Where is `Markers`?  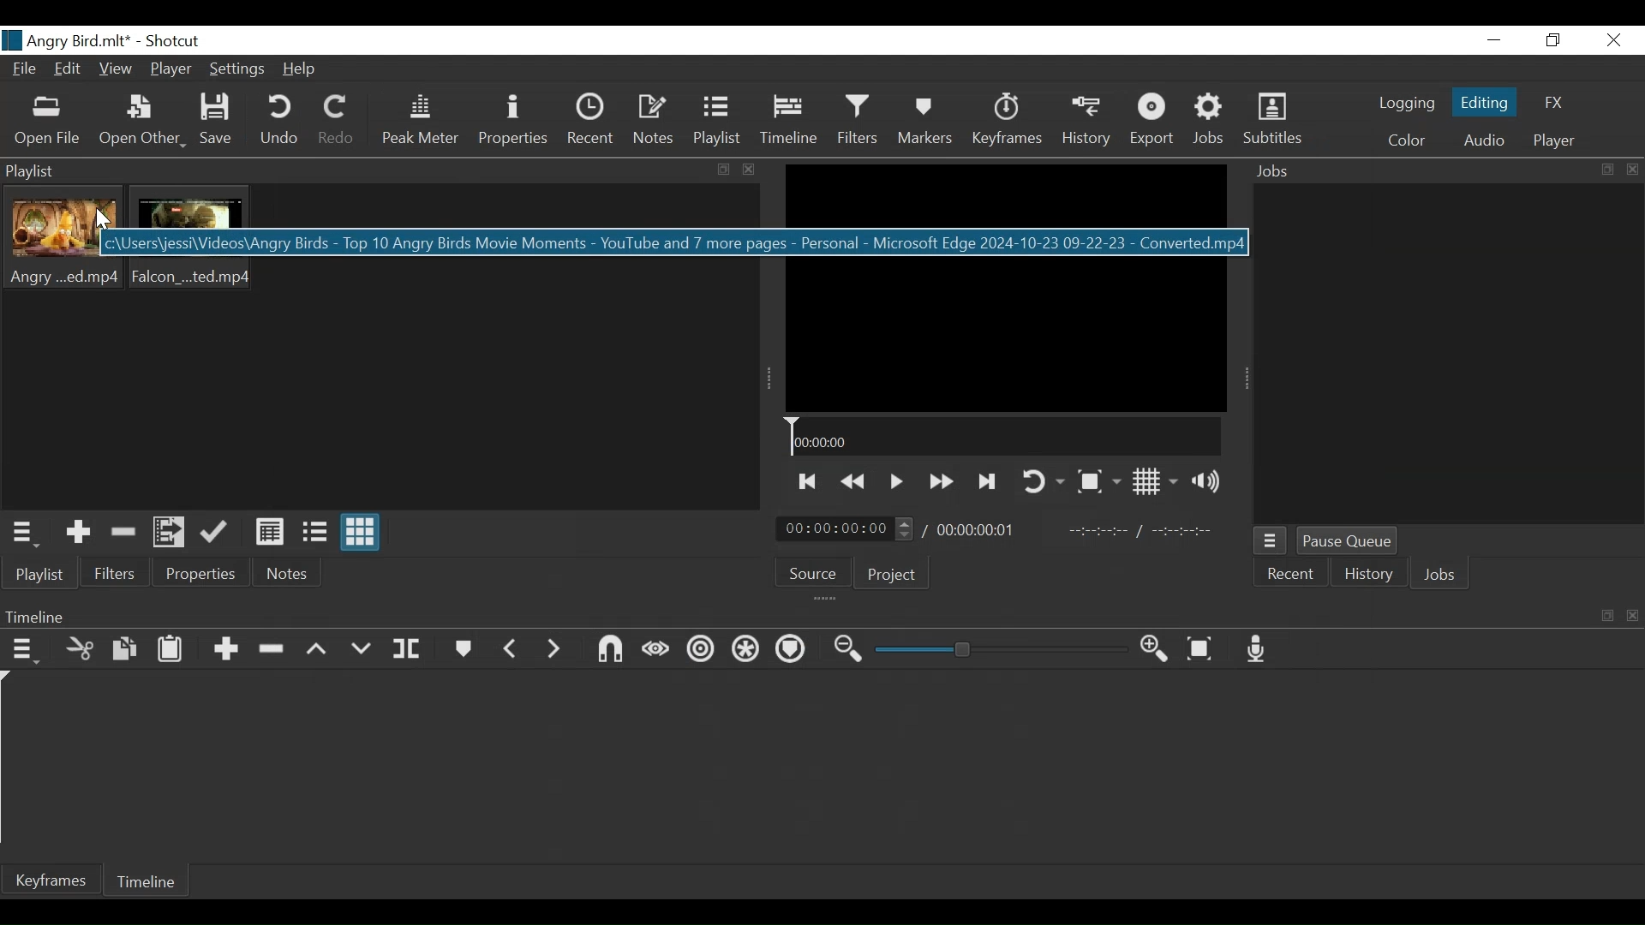
Markers is located at coordinates (464, 650).